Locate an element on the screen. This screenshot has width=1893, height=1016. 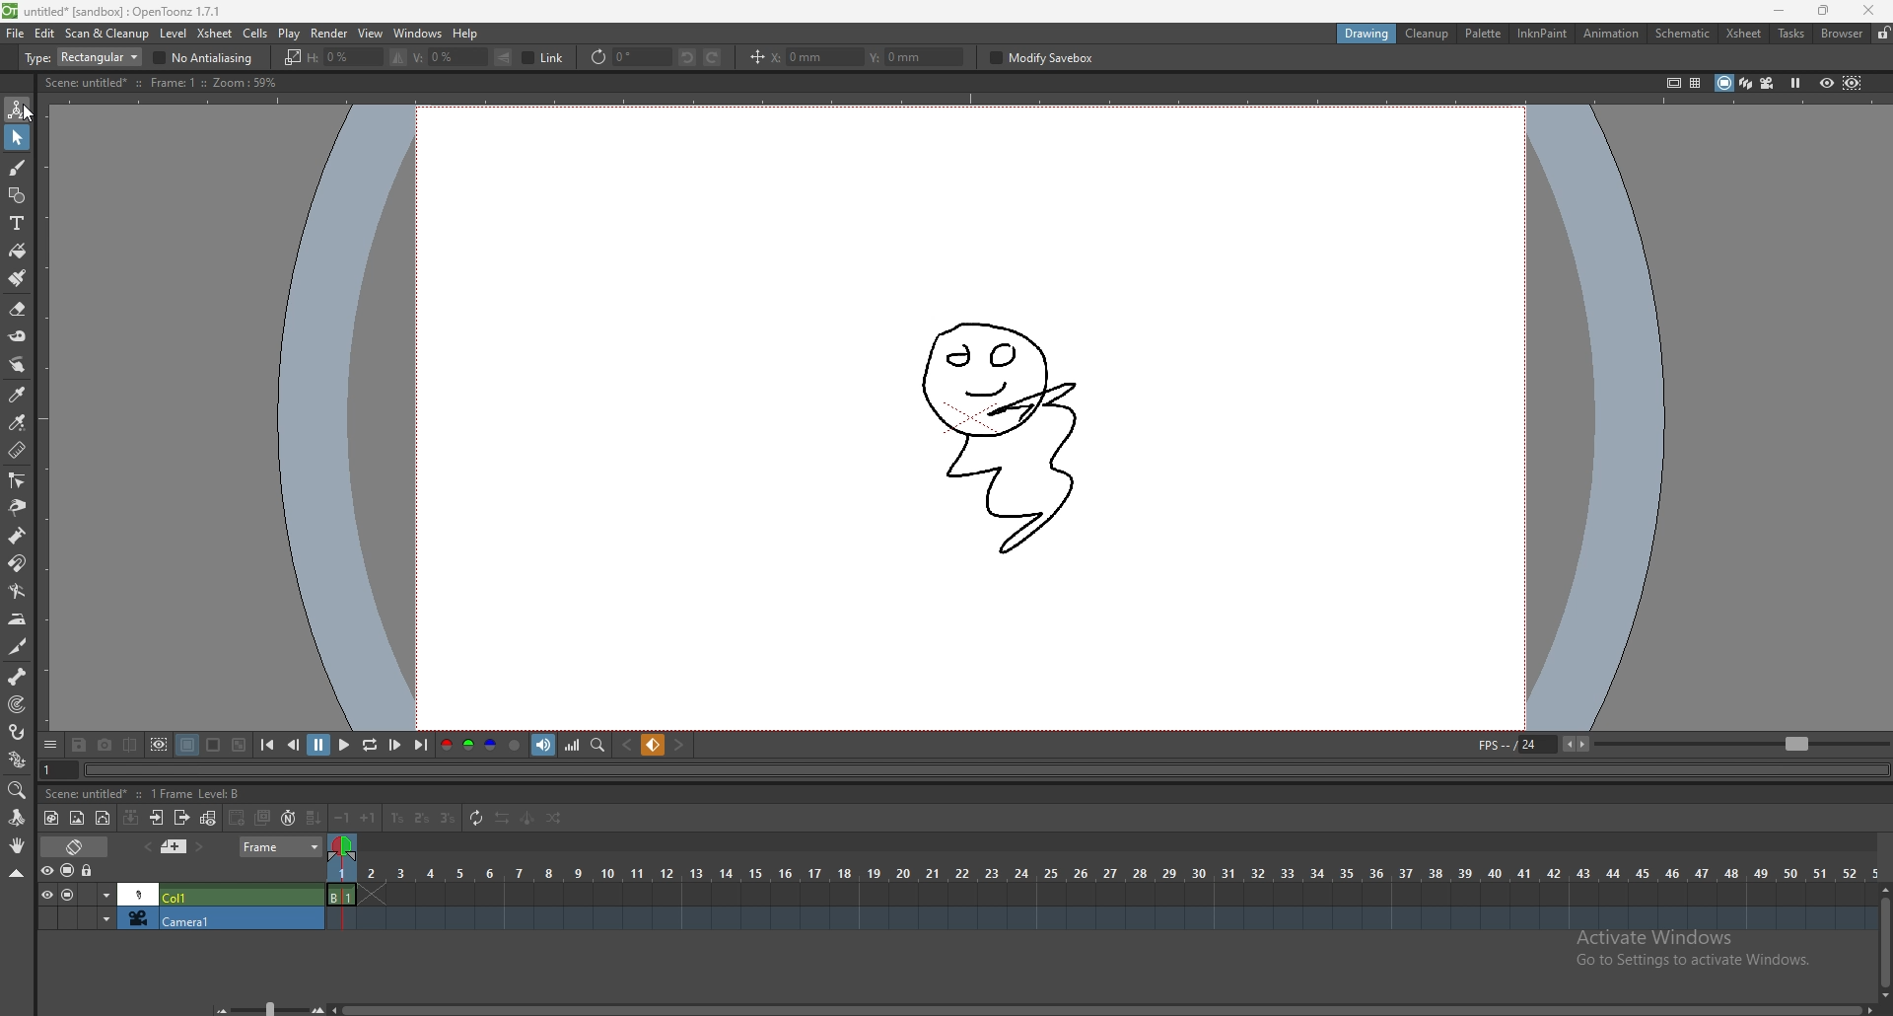
animate is located at coordinates (18, 109).